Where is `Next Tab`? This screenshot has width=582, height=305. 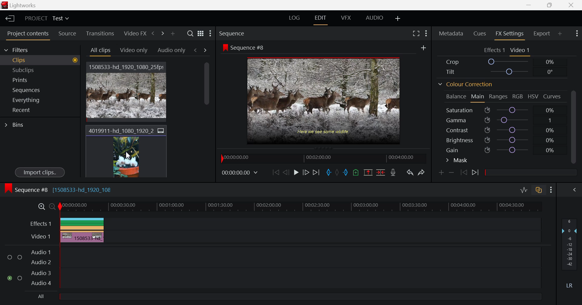
Next Tab is located at coordinates (205, 50).